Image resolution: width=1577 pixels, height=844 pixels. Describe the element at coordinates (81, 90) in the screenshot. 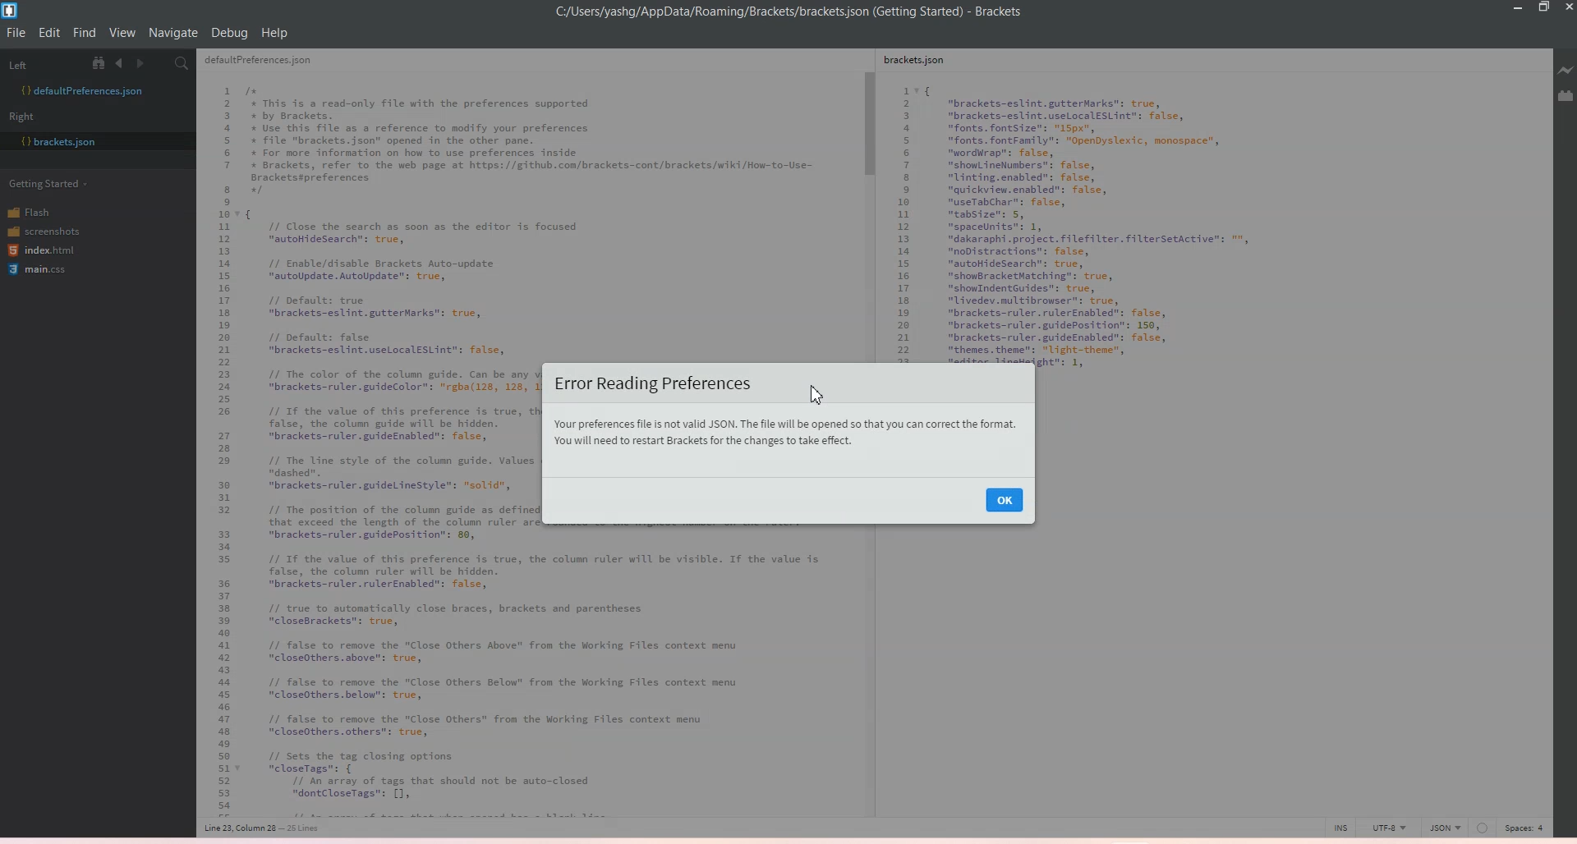

I see `Default Preferences.json` at that location.